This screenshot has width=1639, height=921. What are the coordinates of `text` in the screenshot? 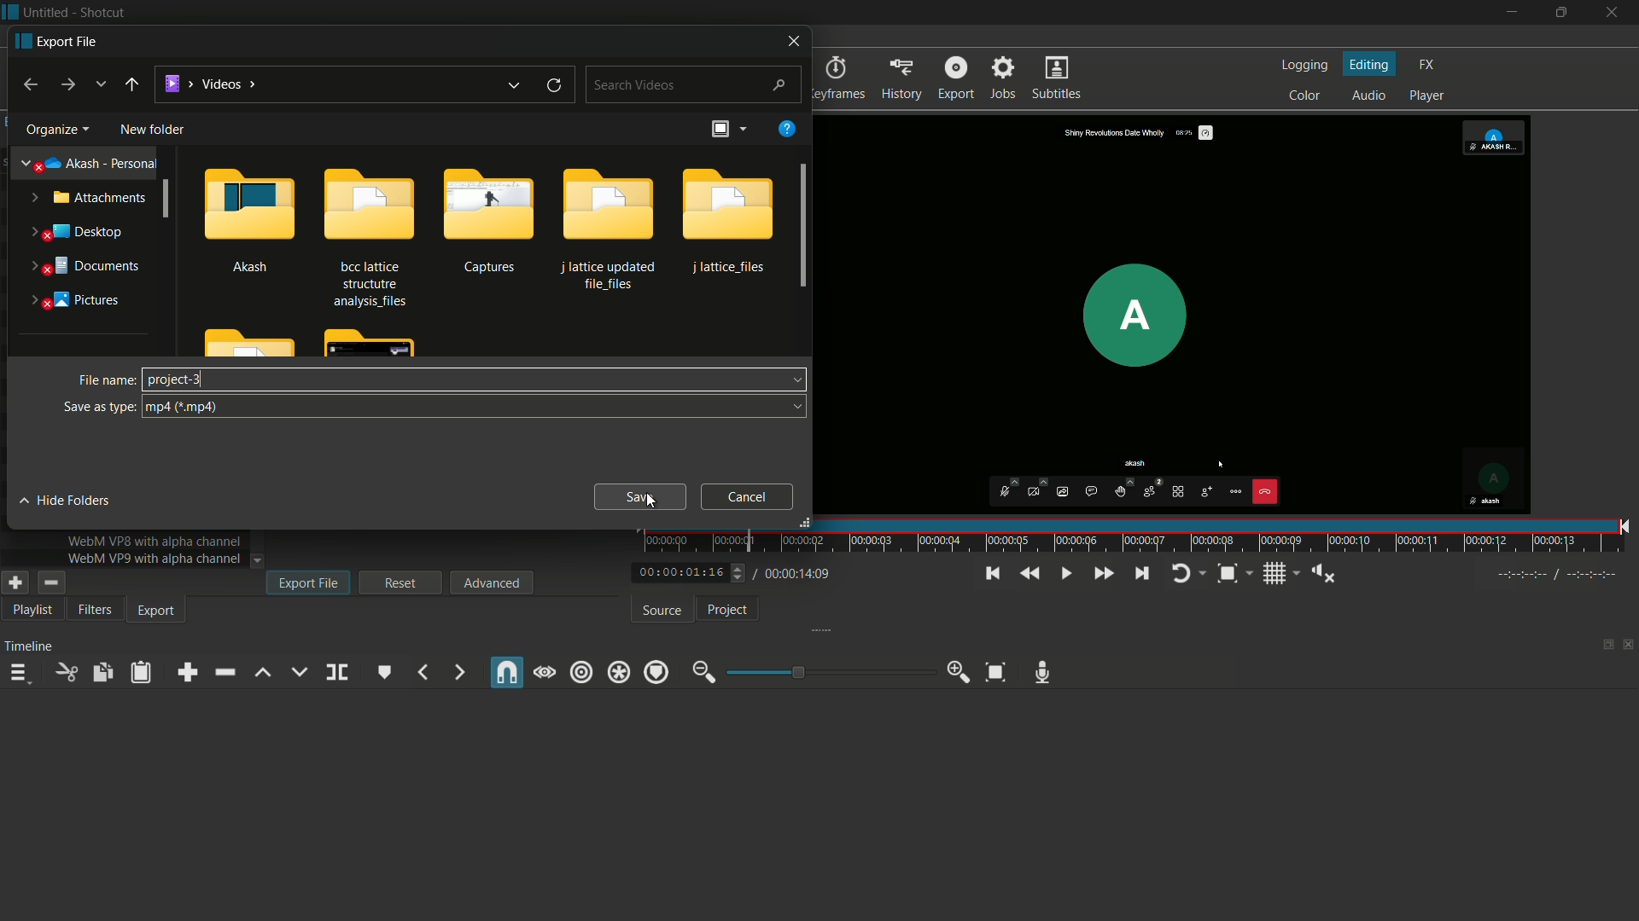 It's located at (155, 558).